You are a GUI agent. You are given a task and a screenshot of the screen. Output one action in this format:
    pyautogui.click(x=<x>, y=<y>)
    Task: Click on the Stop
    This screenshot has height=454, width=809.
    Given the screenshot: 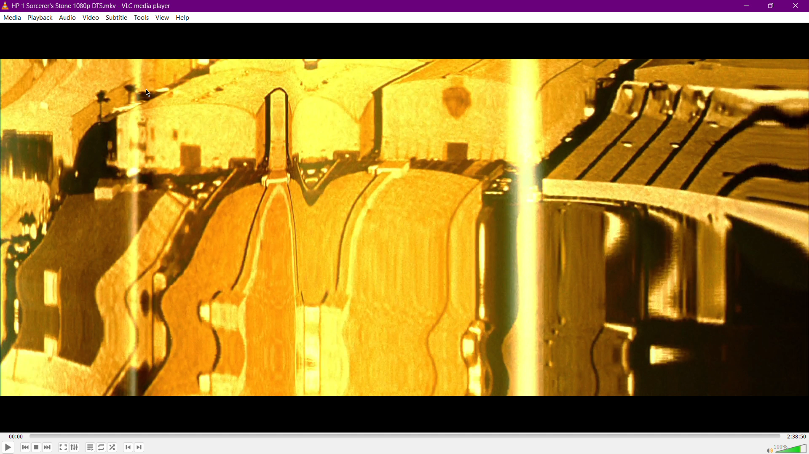 What is the action you would take?
    pyautogui.click(x=37, y=448)
    